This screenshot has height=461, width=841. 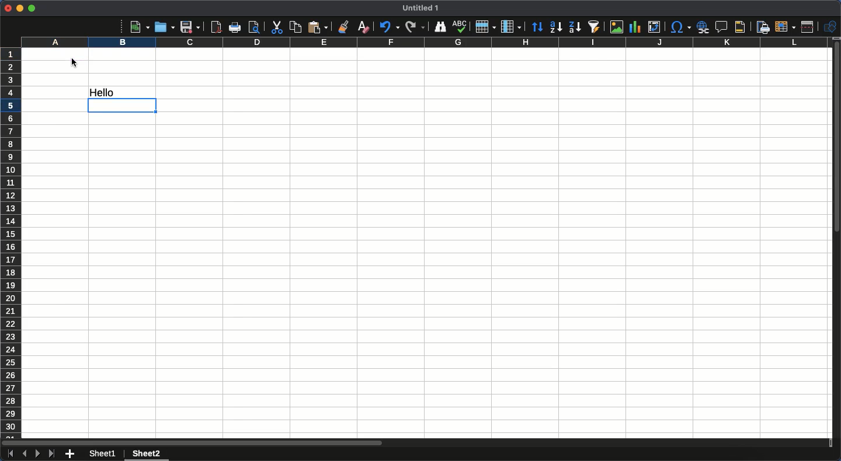 What do you see at coordinates (344, 27) in the screenshot?
I see `Clone formatting` at bounding box center [344, 27].